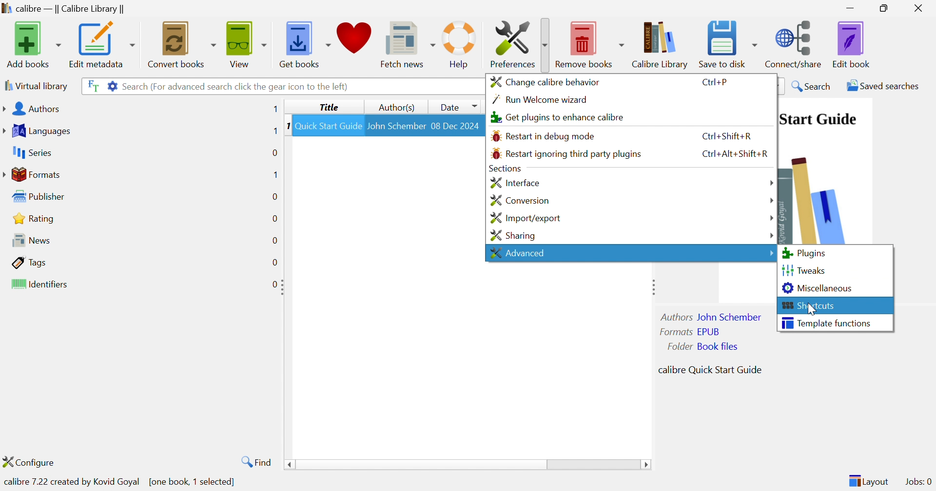 The height and width of the screenshot is (491, 936). What do you see at coordinates (540, 100) in the screenshot?
I see `Run welcome wizard` at bounding box center [540, 100].